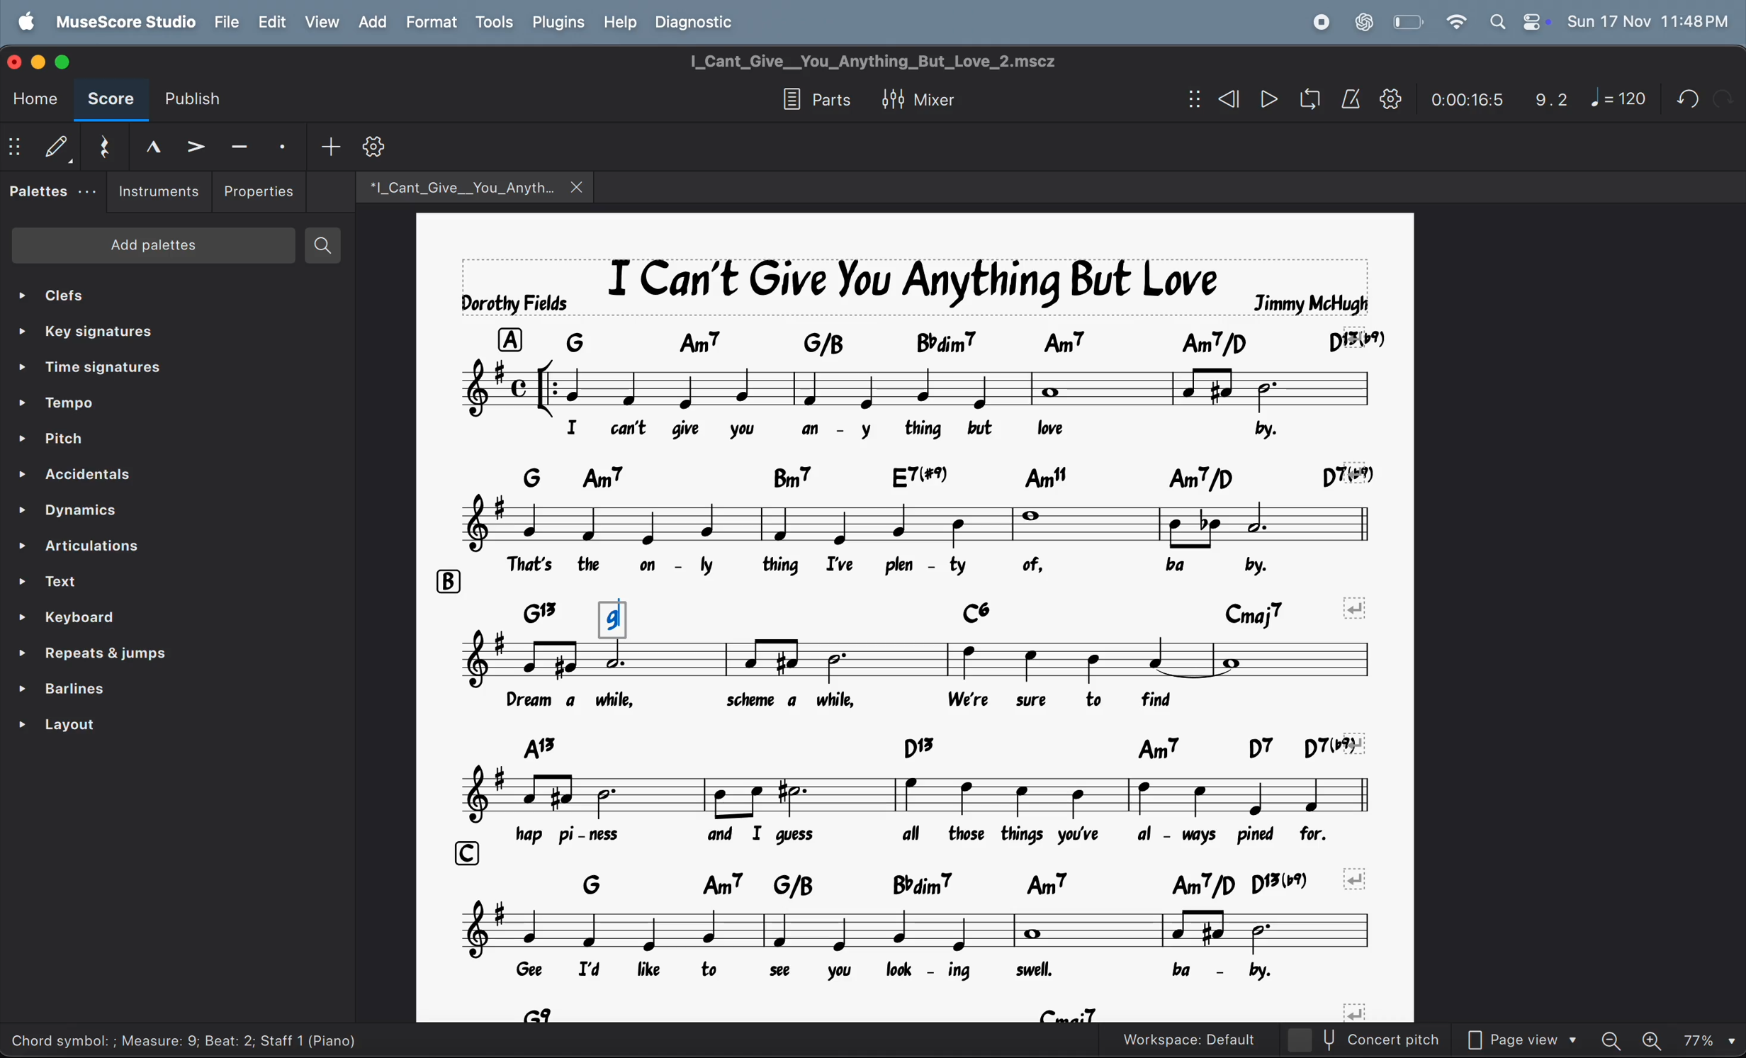 This screenshot has height=1058, width=1746. What do you see at coordinates (917, 525) in the screenshot?
I see `notes` at bounding box center [917, 525].